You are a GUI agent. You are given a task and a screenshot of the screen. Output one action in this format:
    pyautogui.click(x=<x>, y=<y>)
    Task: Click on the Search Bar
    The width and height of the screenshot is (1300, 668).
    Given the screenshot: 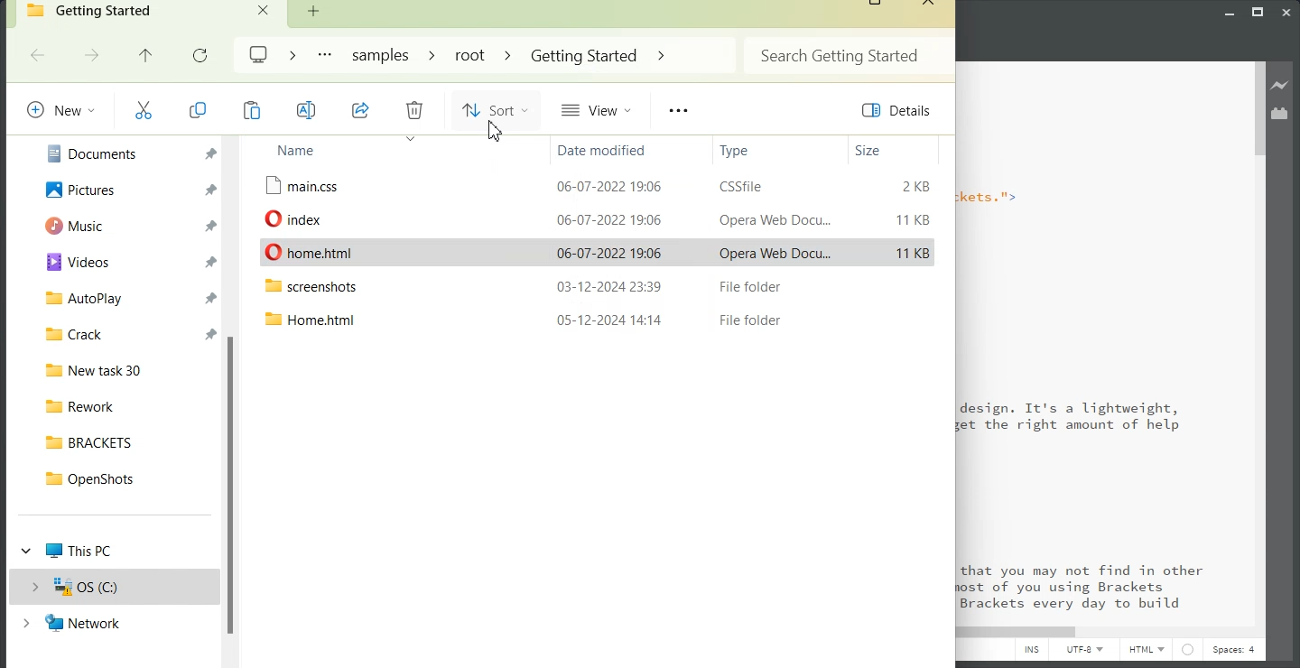 What is the action you would take?
    pyautogui.click(x=847, y=54)
    